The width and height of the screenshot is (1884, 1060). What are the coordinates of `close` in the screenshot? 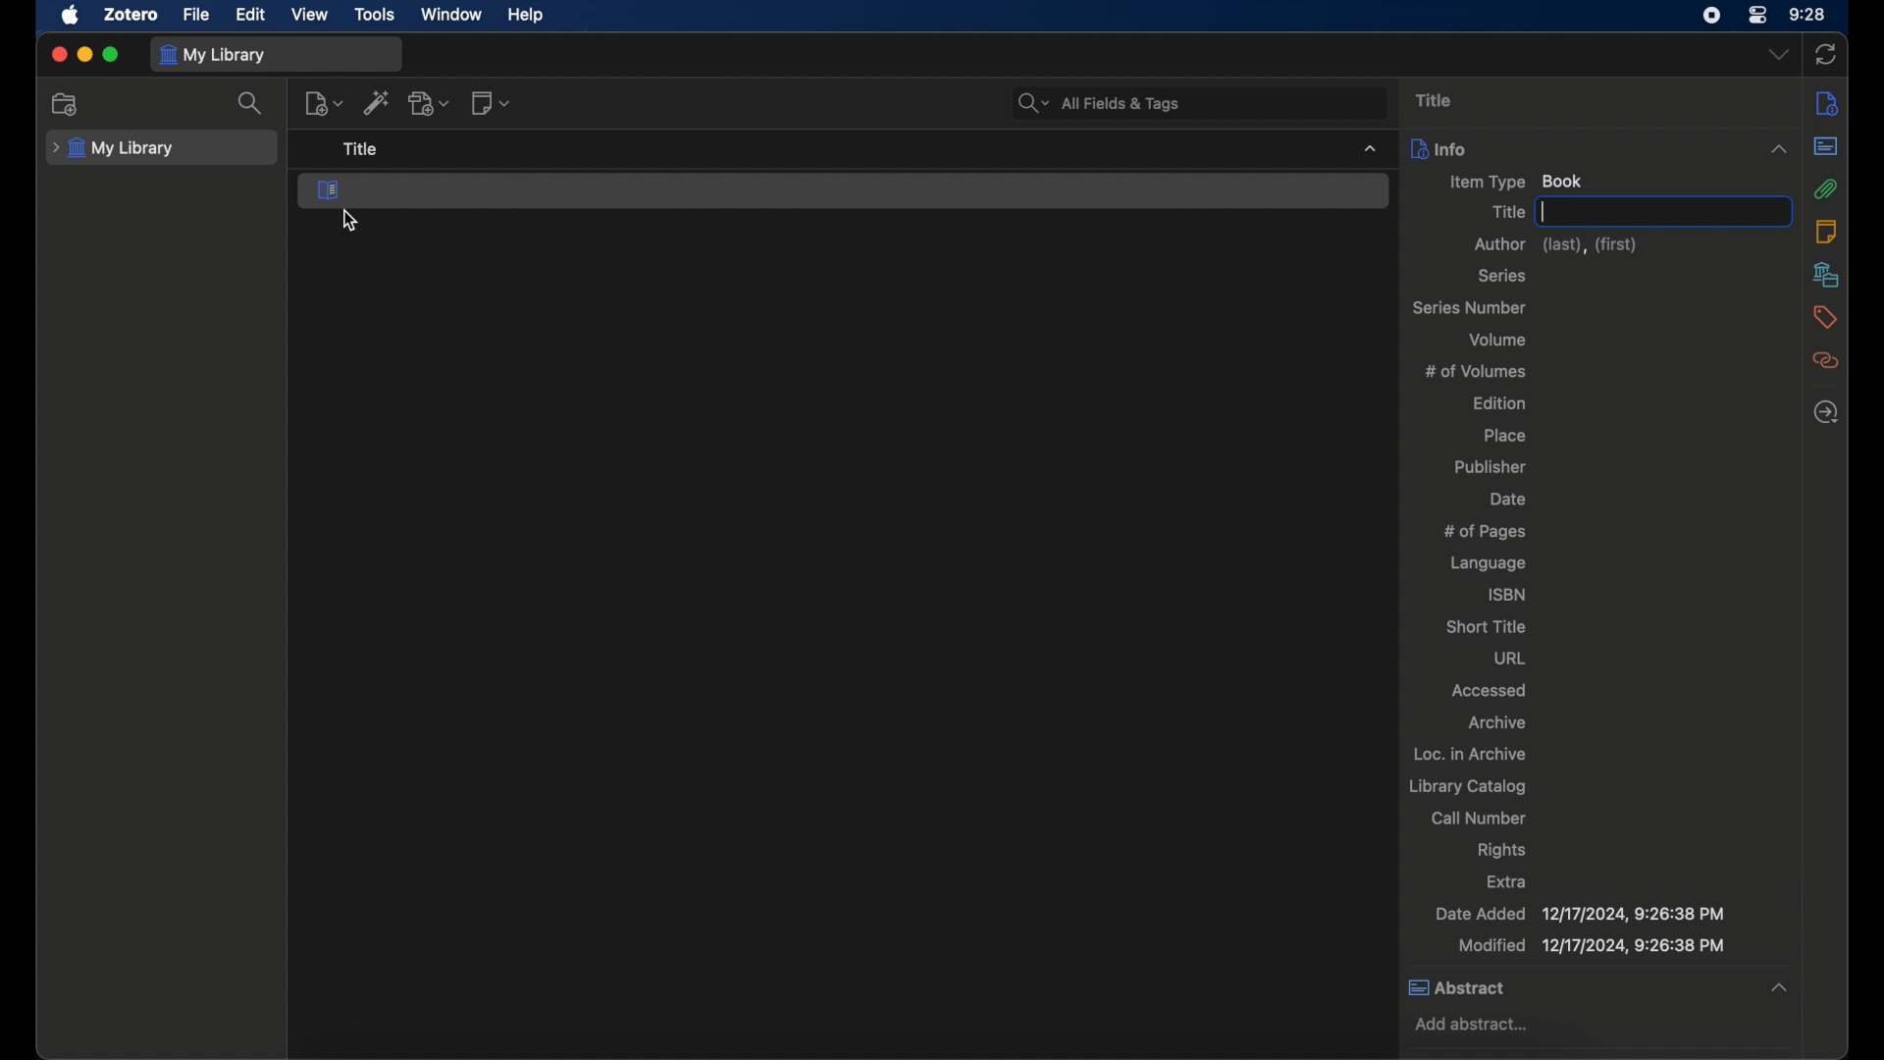 It's located at (59, 55).